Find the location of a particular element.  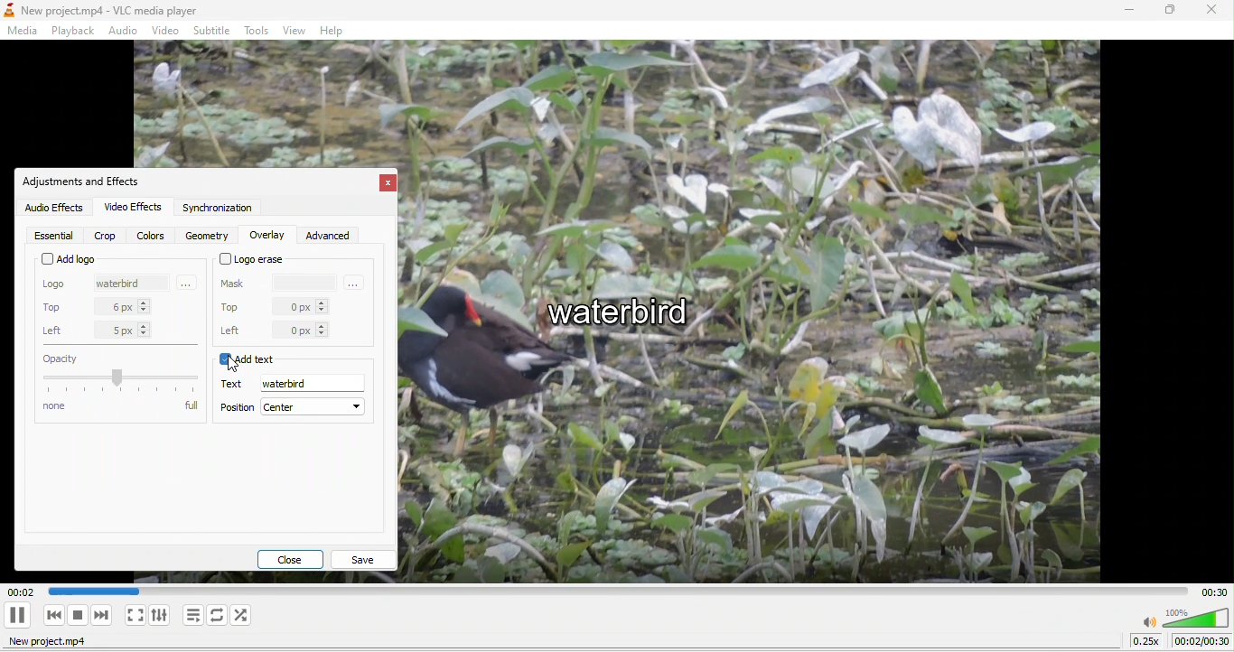

essential is located at coordinates (53, 236).